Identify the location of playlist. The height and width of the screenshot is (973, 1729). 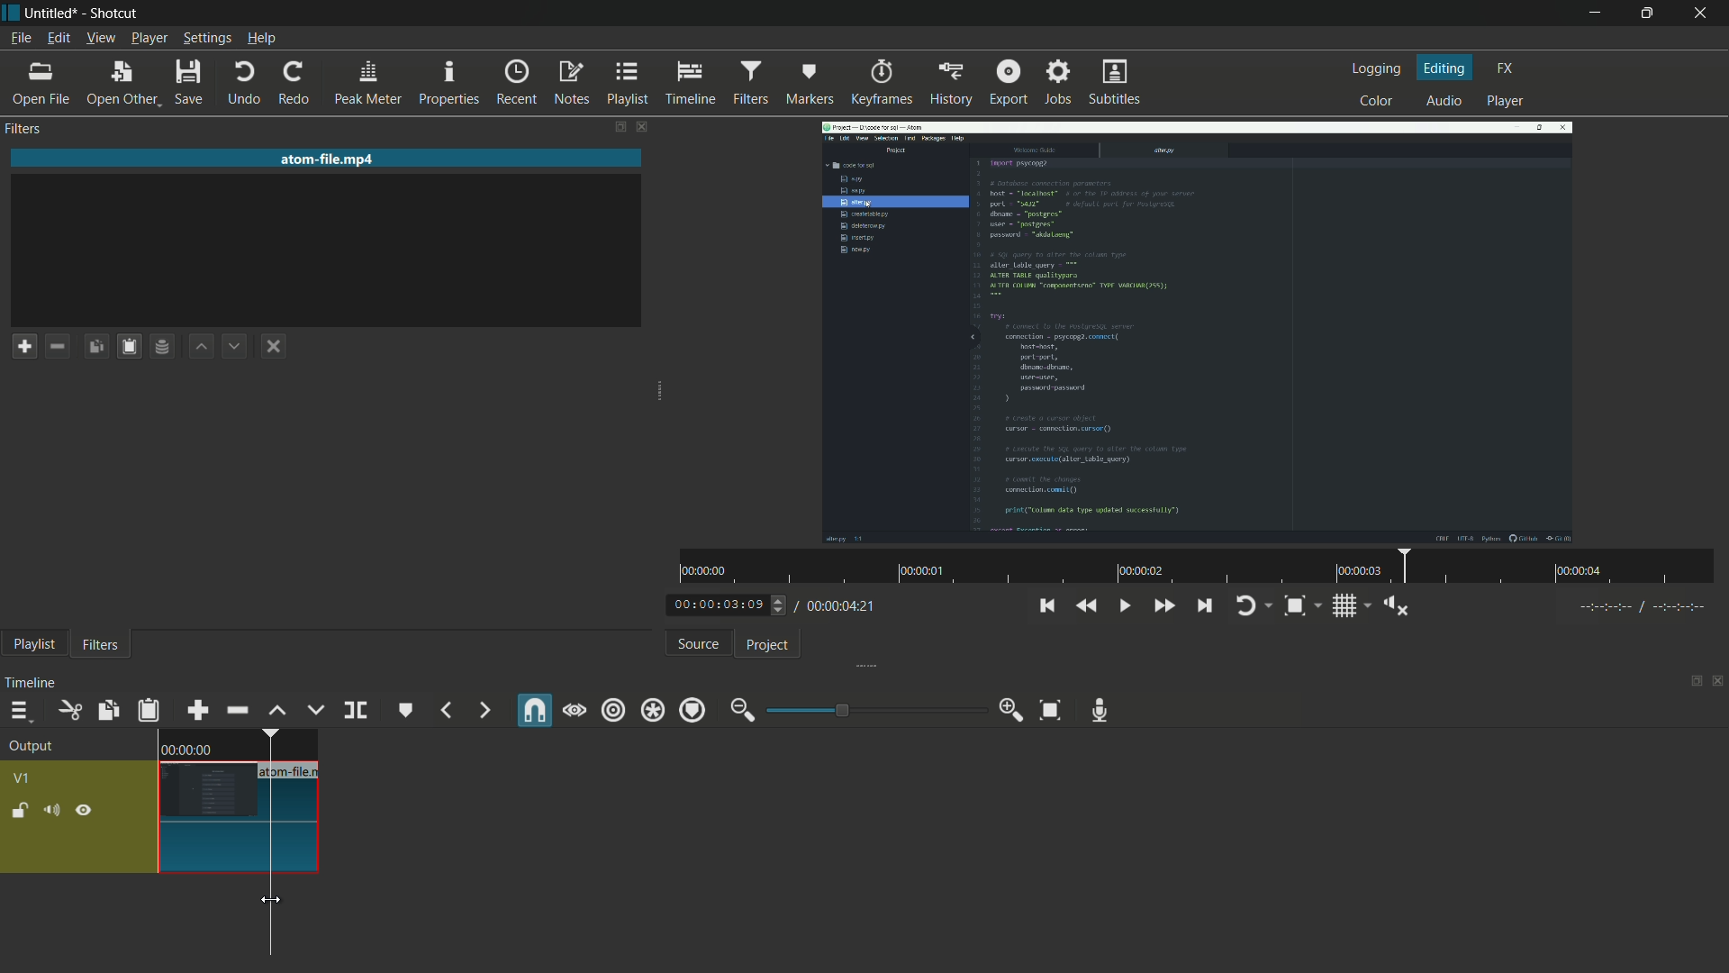
(629, 84).